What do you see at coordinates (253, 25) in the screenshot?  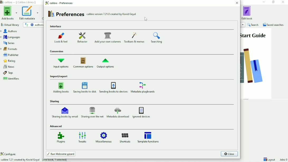 I see `Search` at bounding box center [253, 25].